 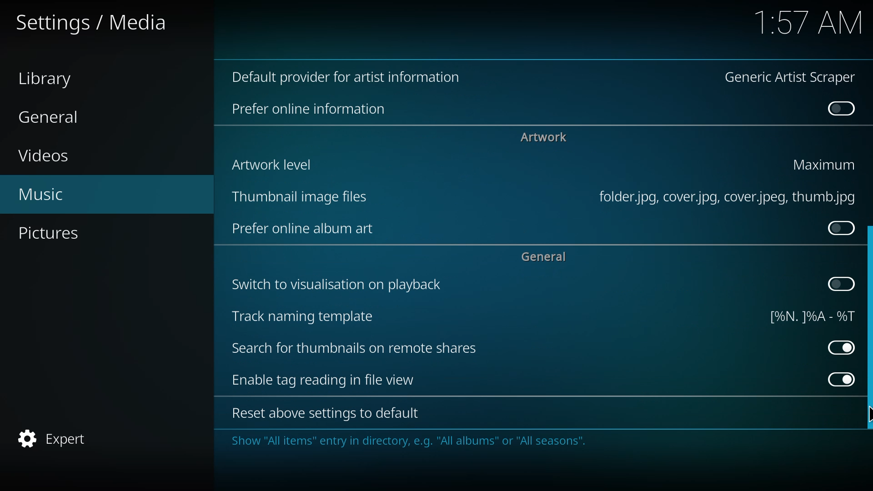 What do you see at coordinates (825, 164) in the screenshot?
I see `maximum` at bounding box center [825, 164].